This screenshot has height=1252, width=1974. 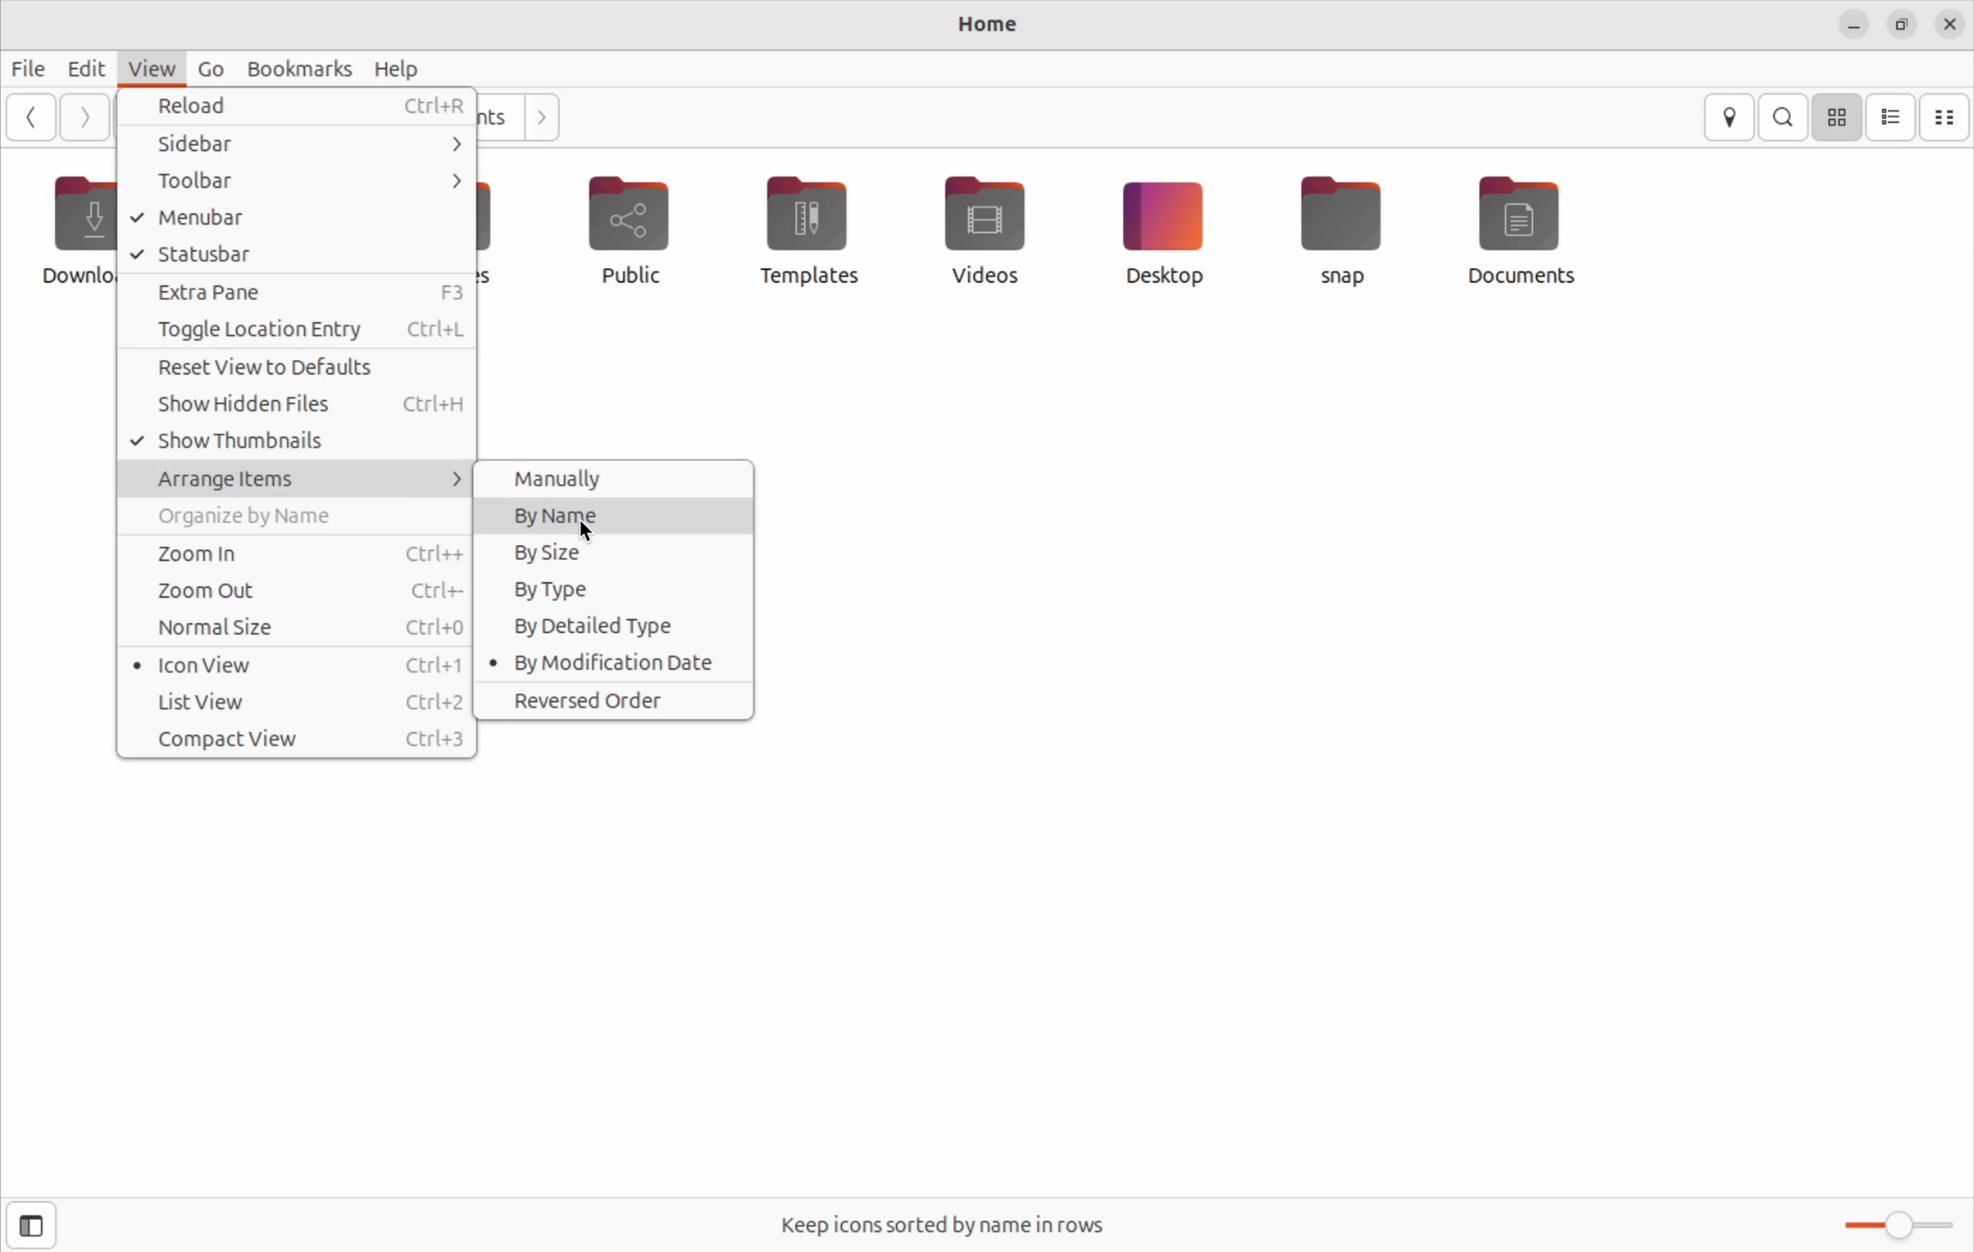 I want to click on icon view, so click(x=1892, y=117).